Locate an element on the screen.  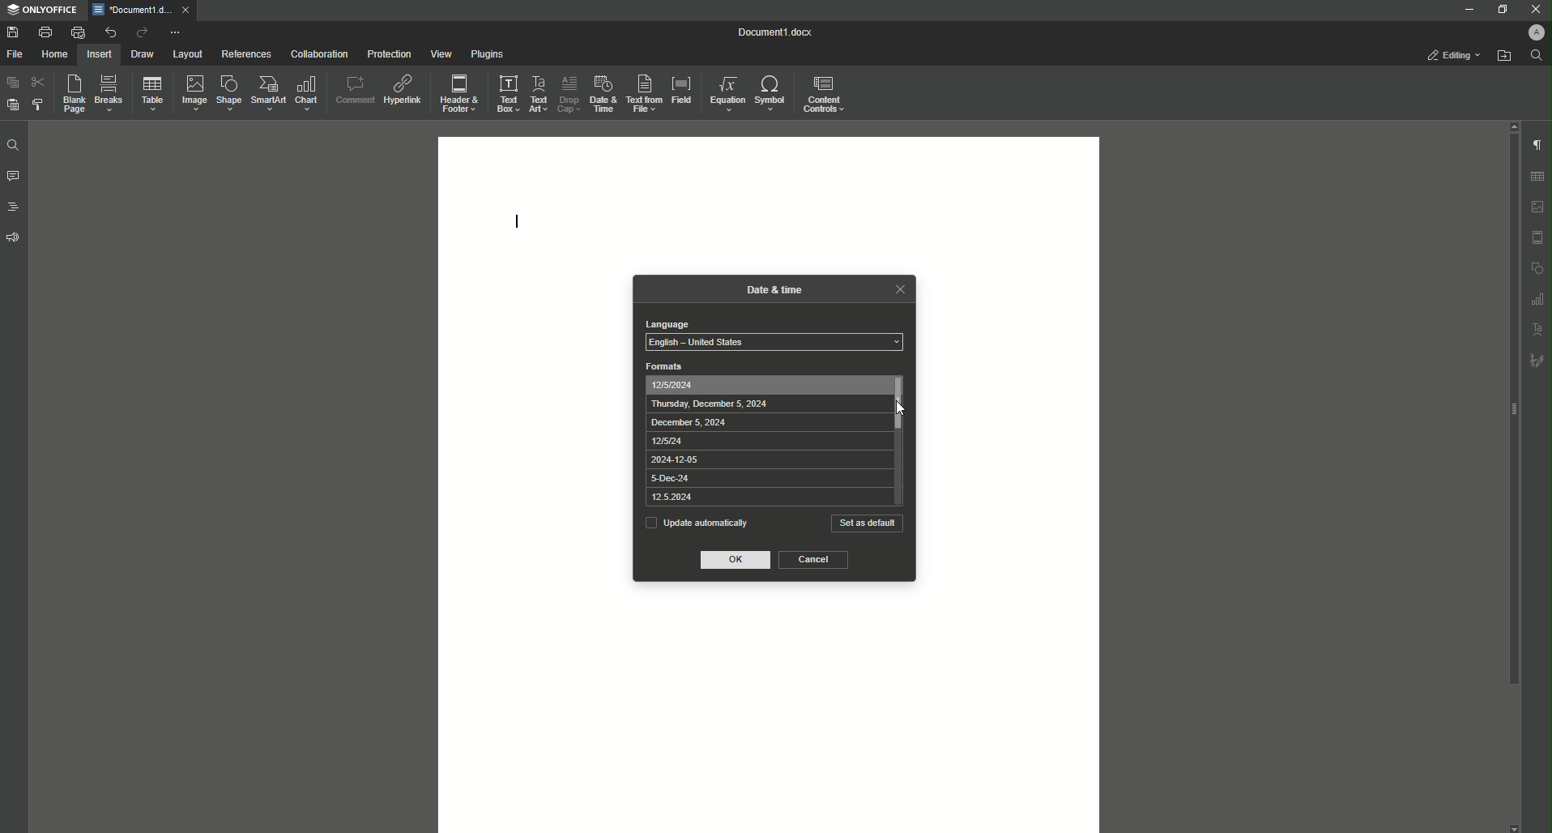
Document1.docx is located at coordinates (777, 32).